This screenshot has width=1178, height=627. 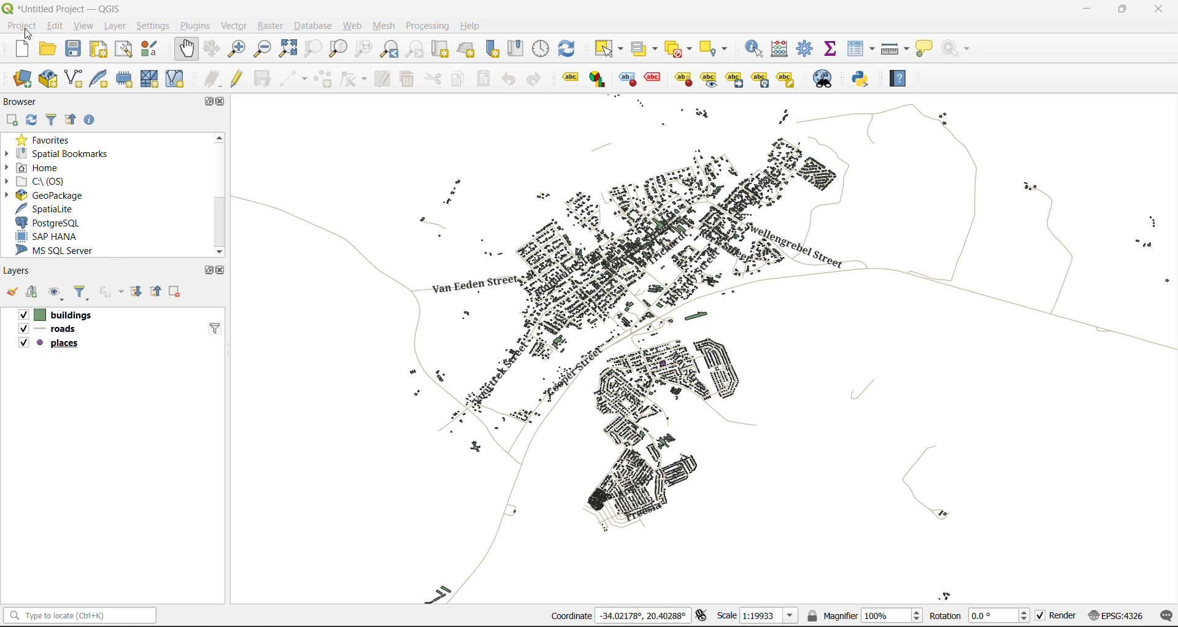 What do you see at coordinates (434, 79) in the screenshot?
I see `cut` at bounding box center [434, 79].